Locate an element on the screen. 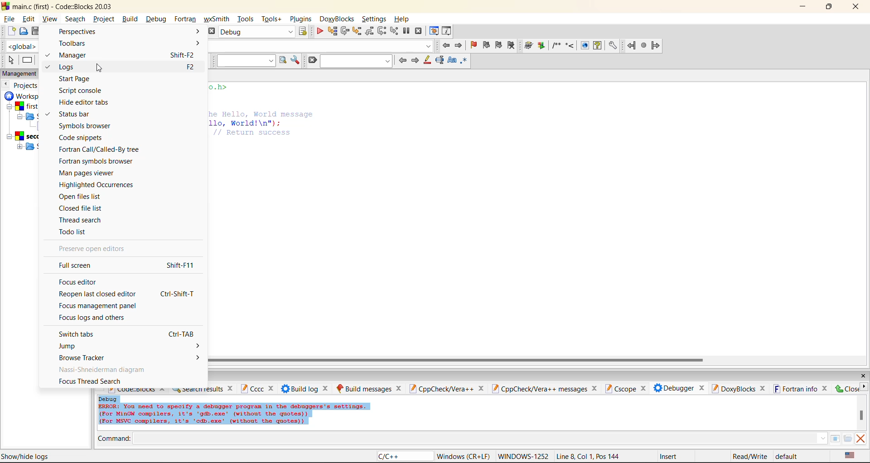 This screenshot has width=870, height=463. Ctrl+Shift+T is located at coordinates (180, 295).